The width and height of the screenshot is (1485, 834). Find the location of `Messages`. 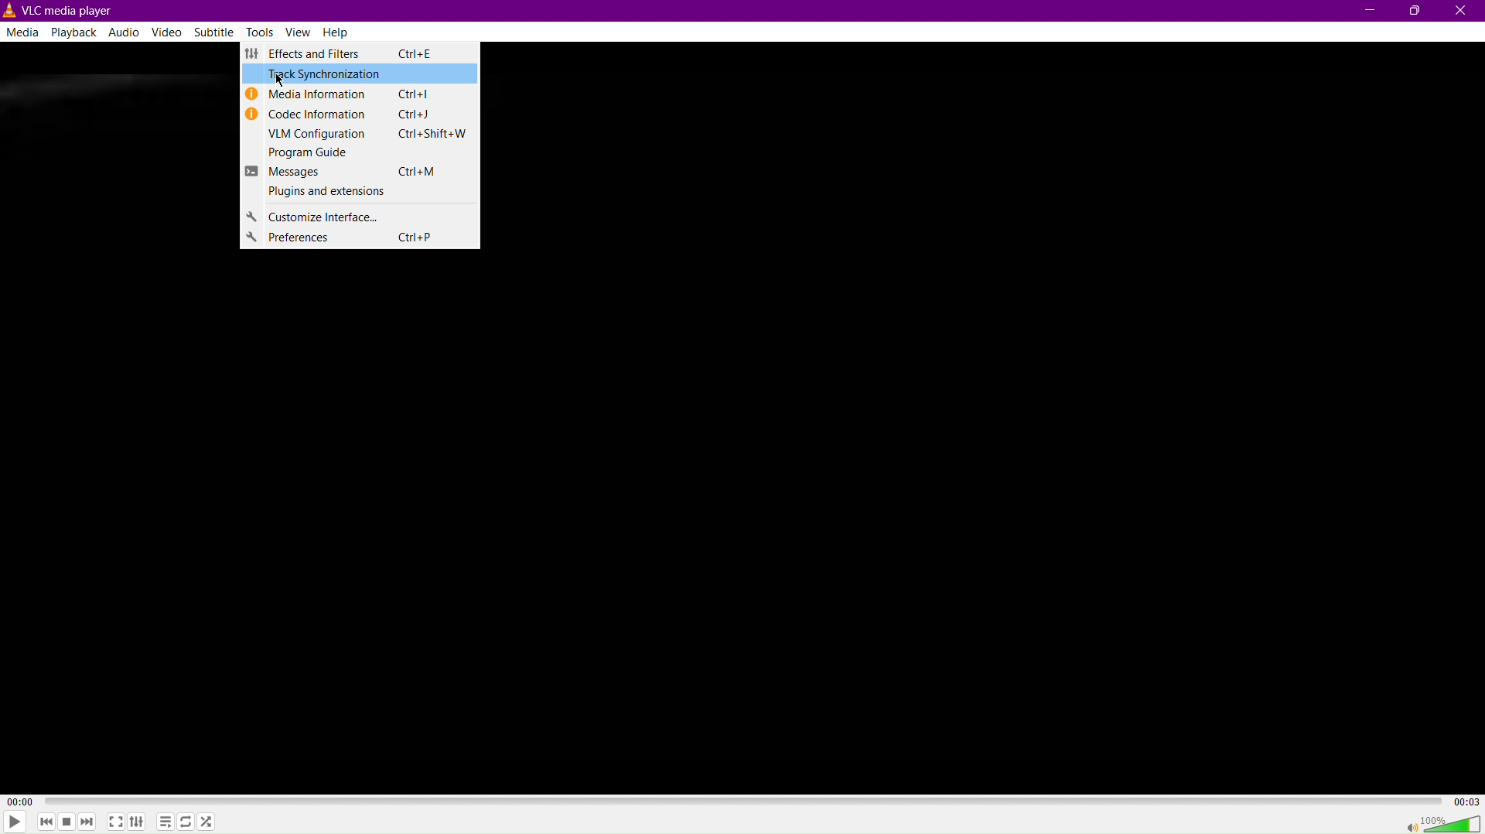

Messages is located at coordinates (354, 172).